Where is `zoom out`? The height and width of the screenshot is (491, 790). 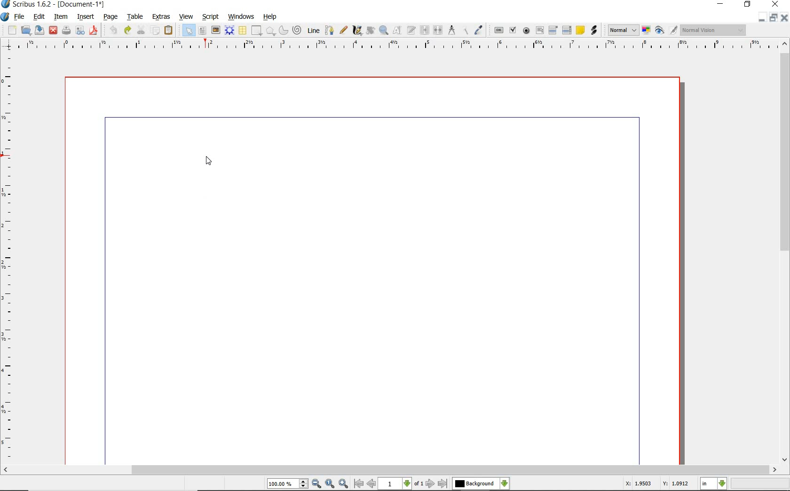 zoom out is located at coordinates (316, 484).